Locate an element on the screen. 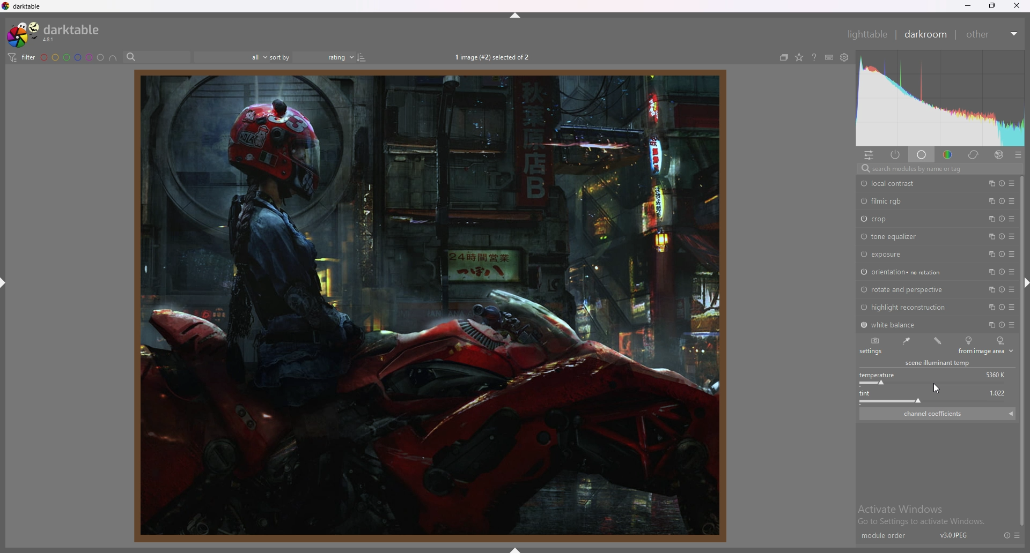 This screenshot has width=1030, height=553. presets is located at coordinates (1012, 307).